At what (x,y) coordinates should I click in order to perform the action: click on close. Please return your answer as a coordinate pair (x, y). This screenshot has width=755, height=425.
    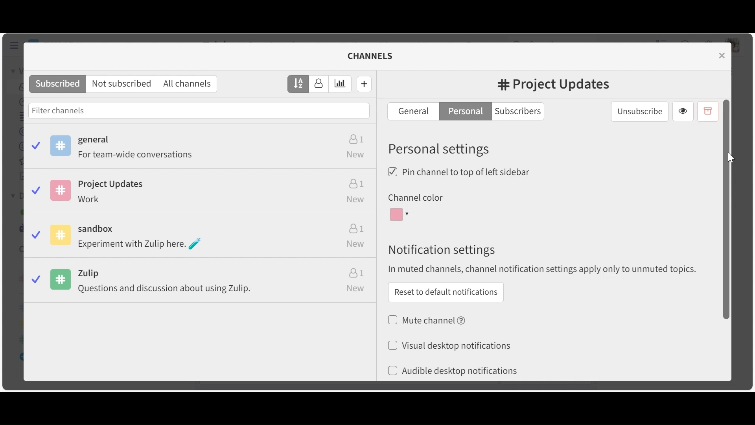
    Looking at the image, I should click on (723, 55).